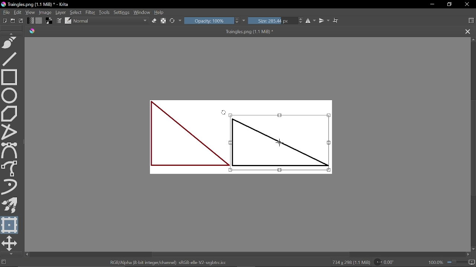  I want to click on Image, so click(46, 12).